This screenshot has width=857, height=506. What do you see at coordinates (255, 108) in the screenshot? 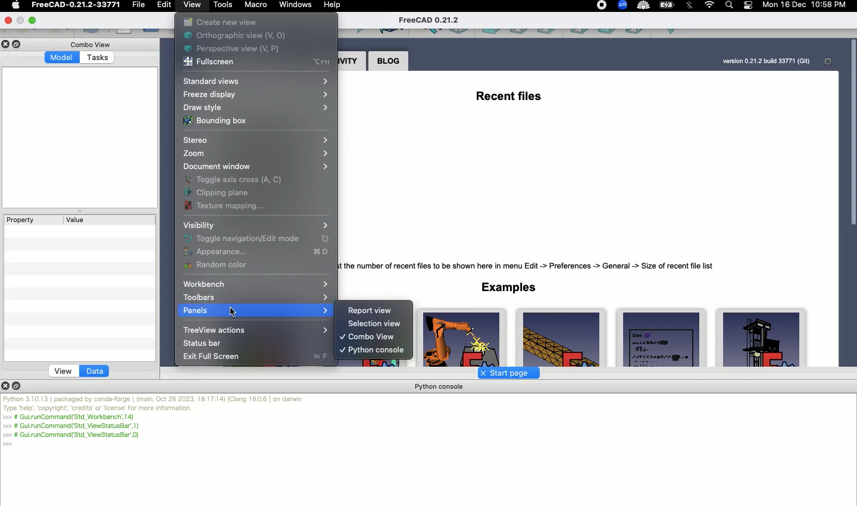
I see `Draw style` at bounding box center [255, 108].